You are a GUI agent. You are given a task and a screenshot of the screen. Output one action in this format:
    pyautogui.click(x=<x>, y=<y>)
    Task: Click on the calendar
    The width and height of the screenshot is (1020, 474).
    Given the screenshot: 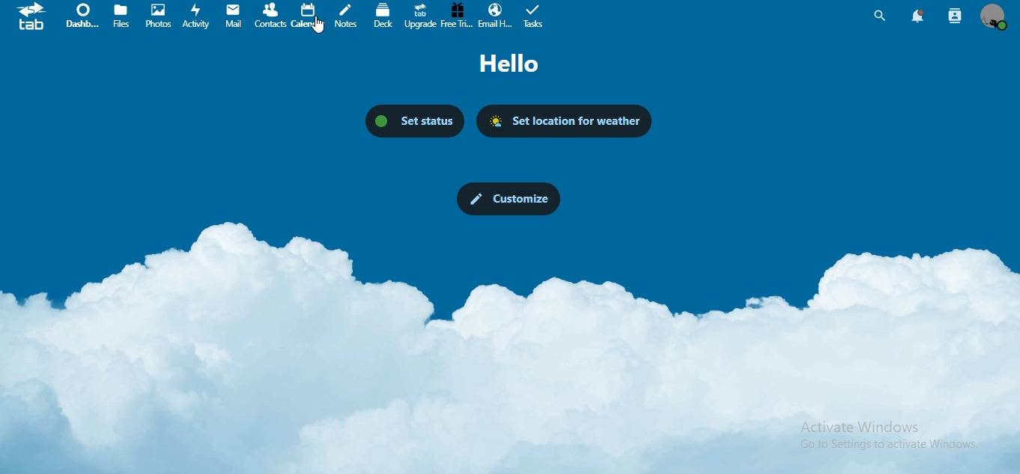 What is the action you would take?
    pyautogui.click(x=308, y=16)
    